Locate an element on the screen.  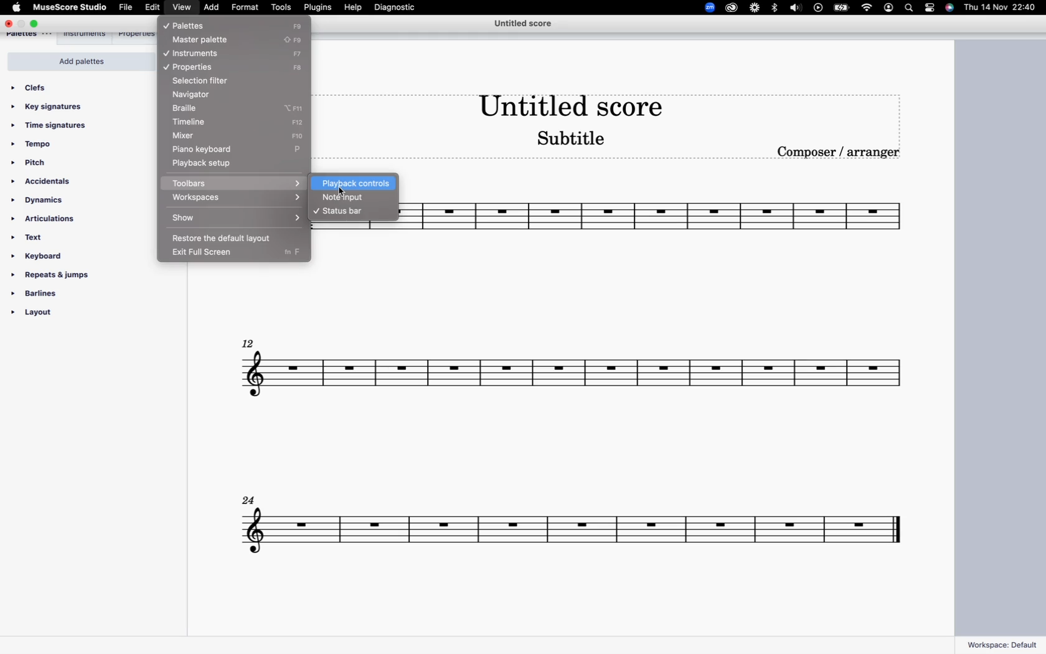
play is located at coordinates (819, 8).